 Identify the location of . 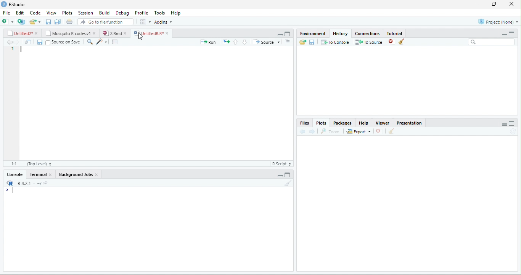
(58, 21).